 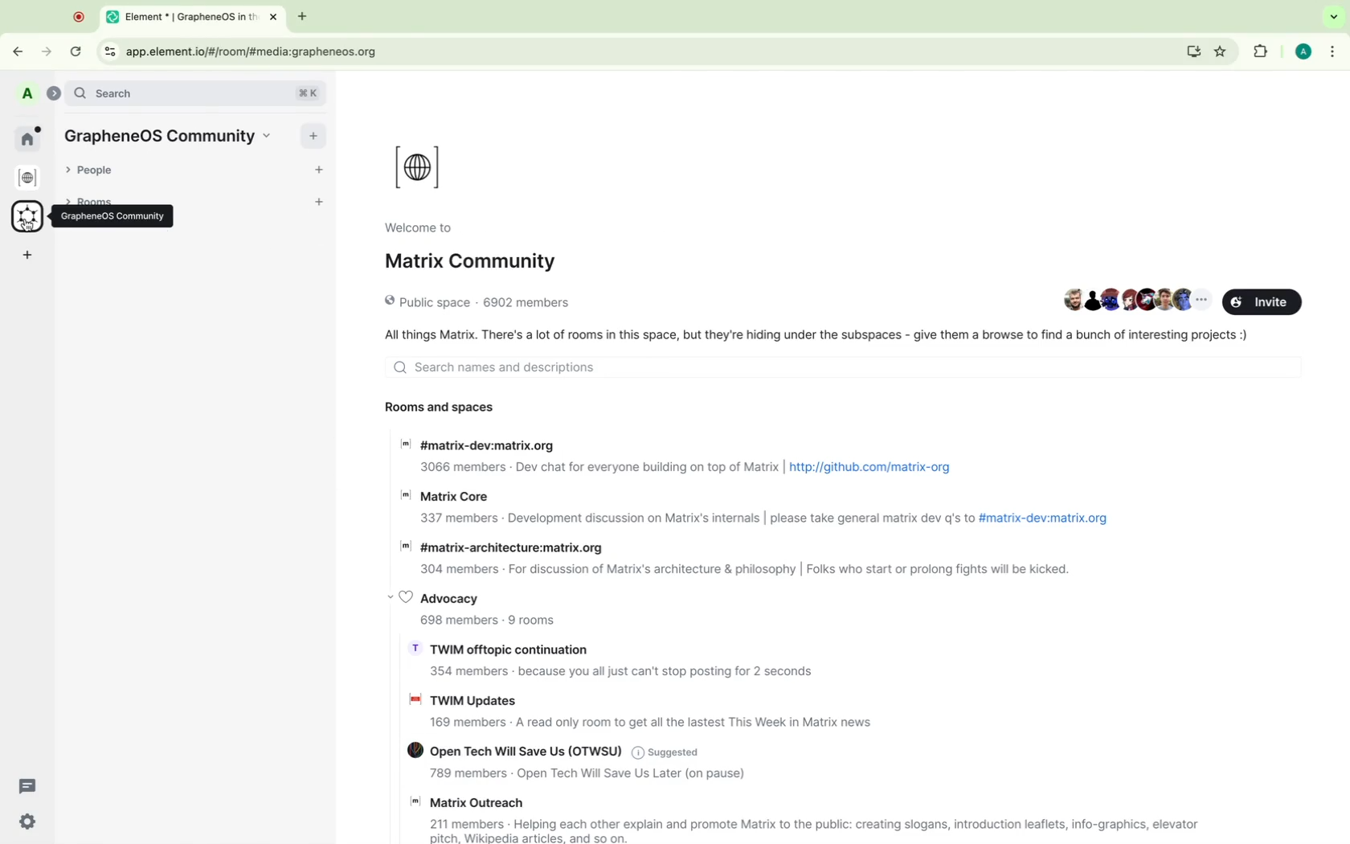 What do you see at coordinates (1334, 50) in the screenshot?
I see `more` at bounding box center [1334, 50].